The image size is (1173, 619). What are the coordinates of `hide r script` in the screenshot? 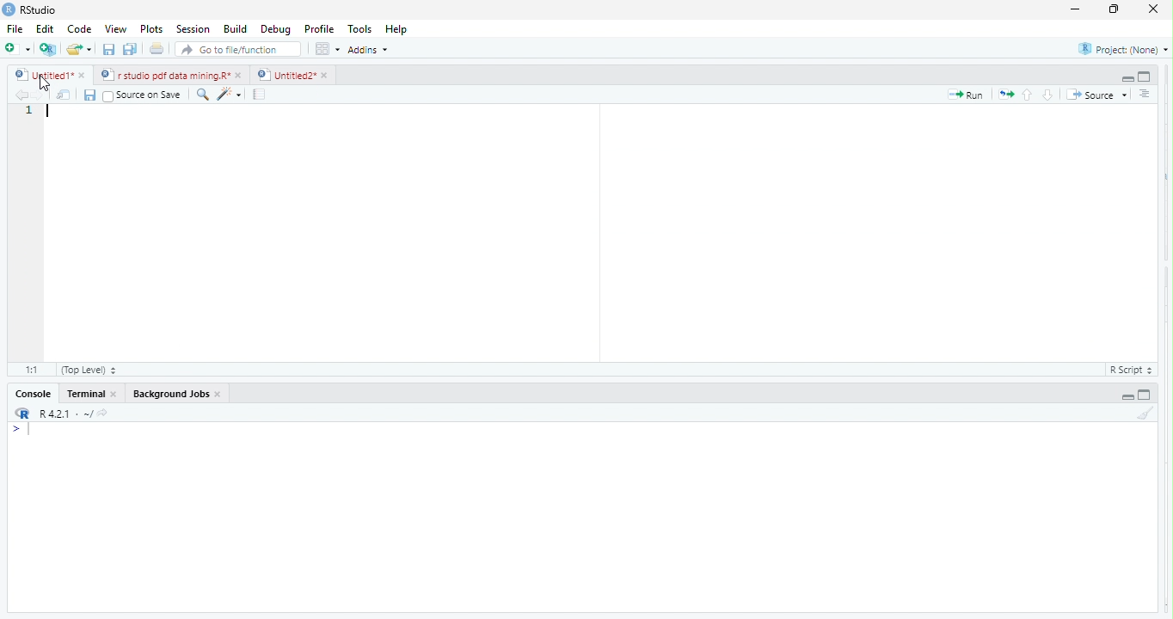 It's located at (1126, 77).